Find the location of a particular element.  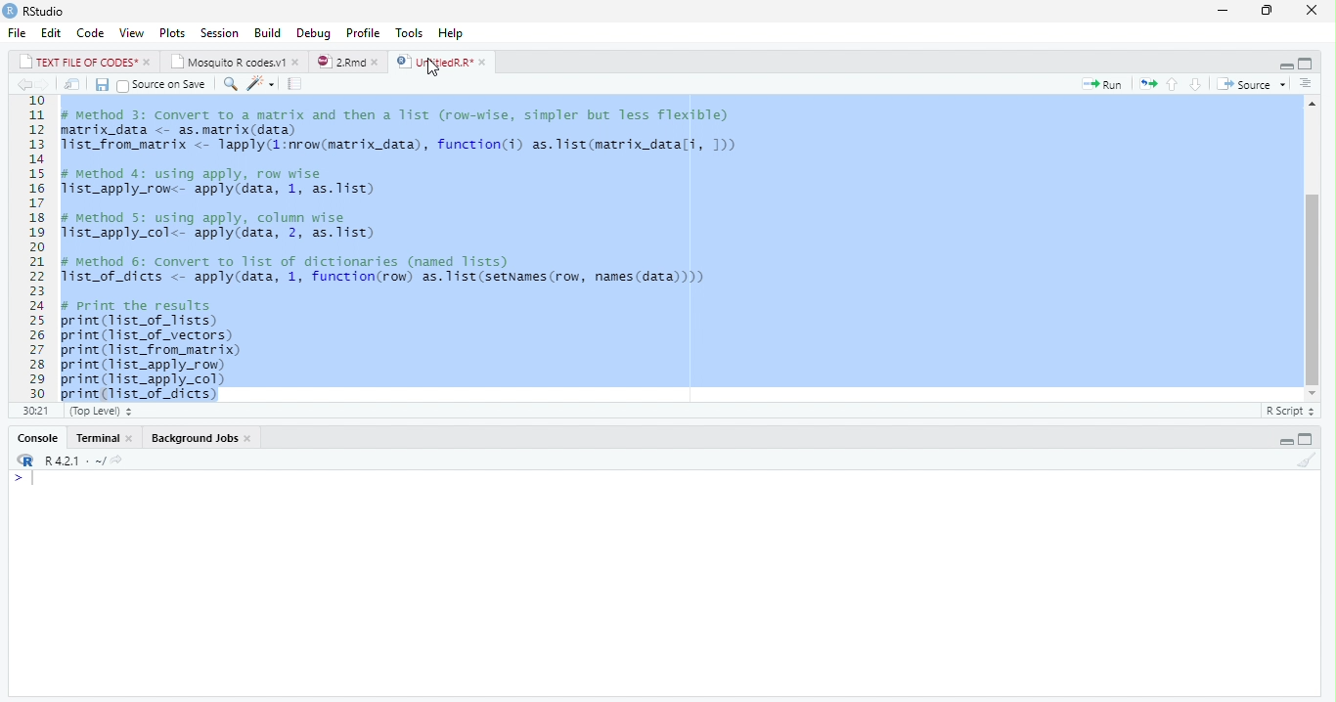

move top is located at coordinates (1313, 105).